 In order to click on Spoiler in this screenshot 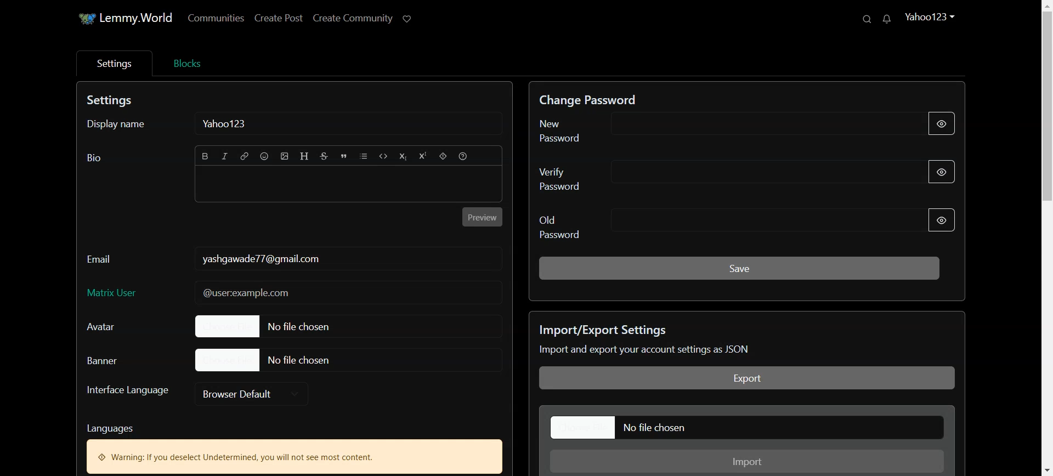, I will do `click(442, 157)`.